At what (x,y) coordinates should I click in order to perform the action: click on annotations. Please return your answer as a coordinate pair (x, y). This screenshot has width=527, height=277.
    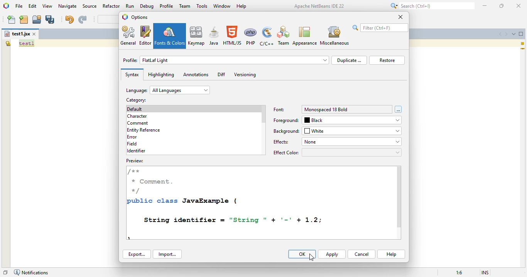
    Looking at the image, I should click on (196, 75).